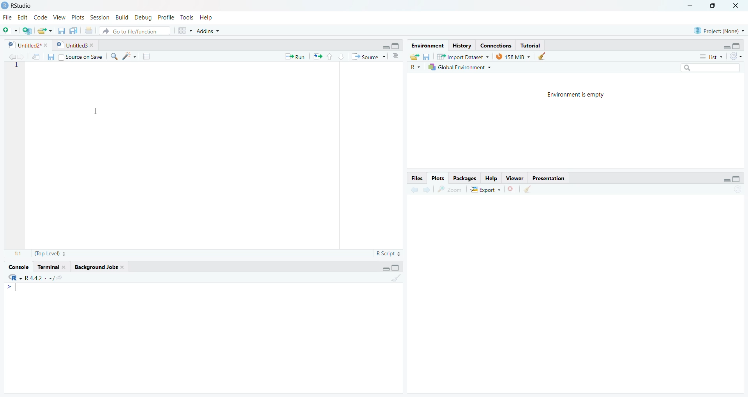 Image resolution: width=748 pixels, height=397 pixels. What do you see at coordinates (125, 56) in the screenshot?
I see `code block` at bounding box center [125, 56].